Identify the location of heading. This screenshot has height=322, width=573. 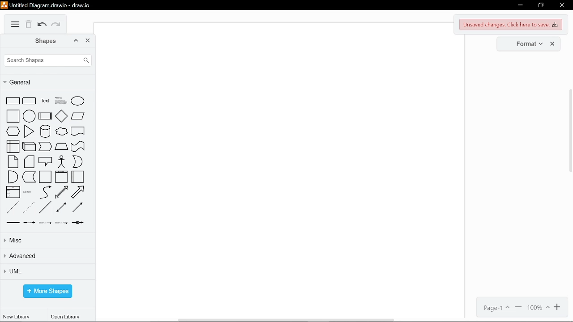
(60, 102).